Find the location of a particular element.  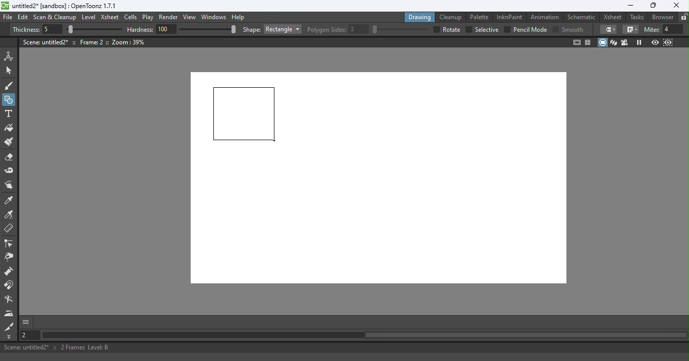

miter is located at coordinates (651, 29).